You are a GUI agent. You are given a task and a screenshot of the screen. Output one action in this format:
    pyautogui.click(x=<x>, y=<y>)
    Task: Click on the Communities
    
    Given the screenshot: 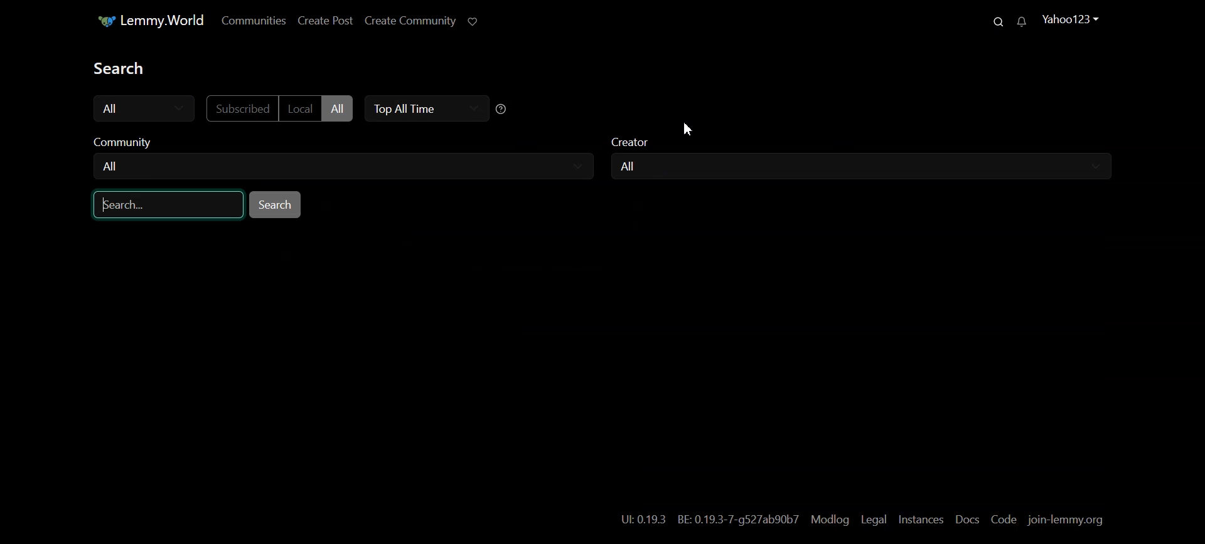 What is the action you would take?
    pyautogui.click(x=254, y=21)
    